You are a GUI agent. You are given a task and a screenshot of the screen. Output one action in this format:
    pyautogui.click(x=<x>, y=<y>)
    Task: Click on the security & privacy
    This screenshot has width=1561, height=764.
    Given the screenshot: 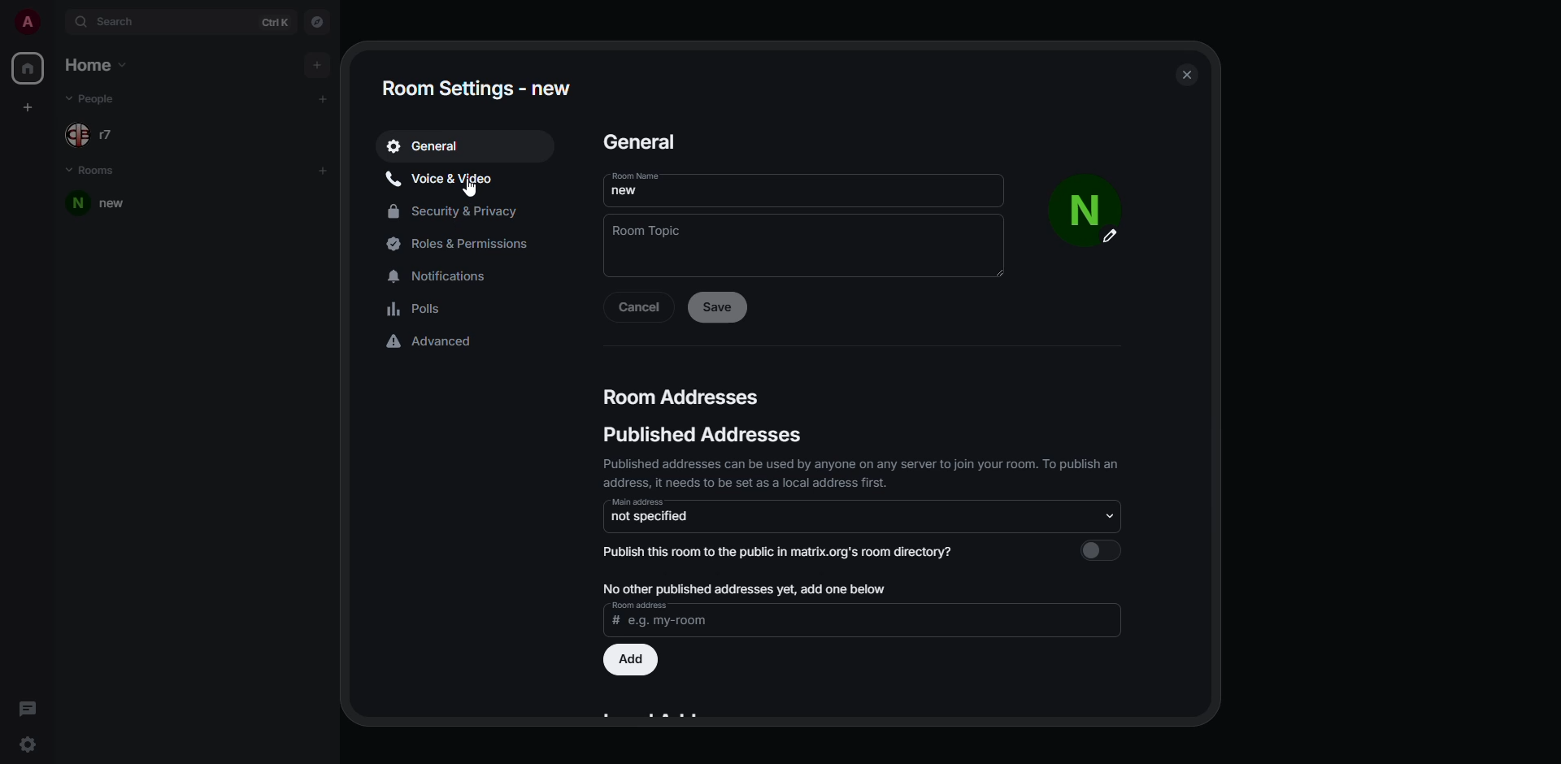 What is the action you would take?
    pyautogui.click(x=455, y=209)
    